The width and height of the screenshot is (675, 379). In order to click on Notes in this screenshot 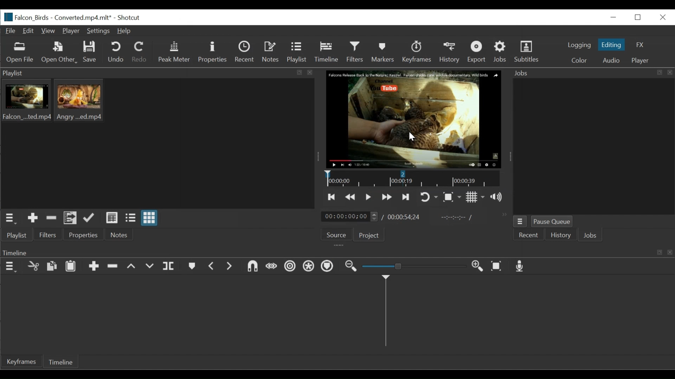, I will do `click(270, 52)`.